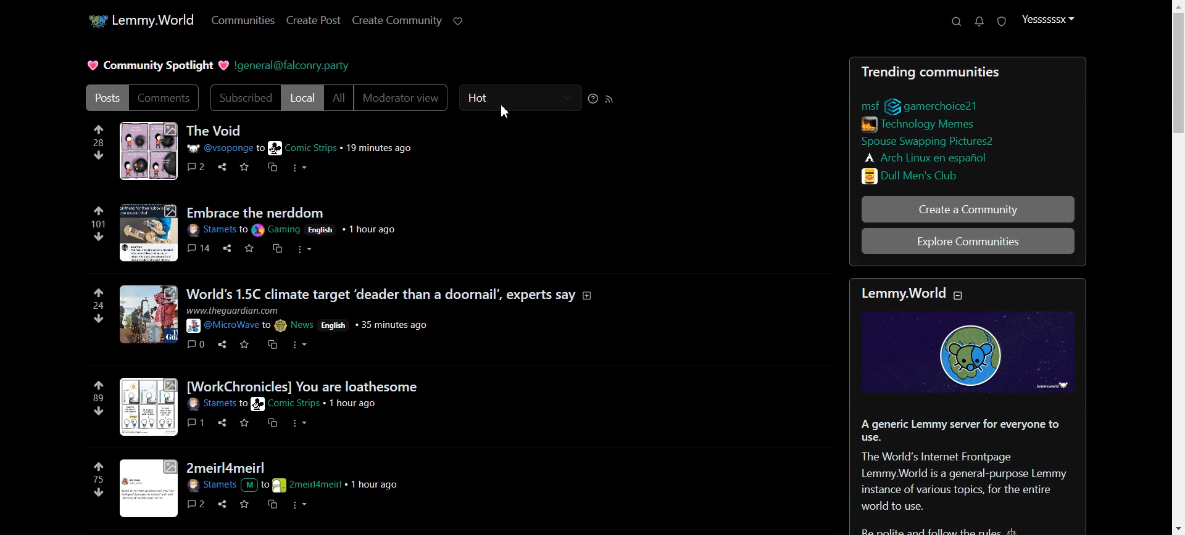 The image size is (1185, 535). I want to click on upvote, so click(101, 467).